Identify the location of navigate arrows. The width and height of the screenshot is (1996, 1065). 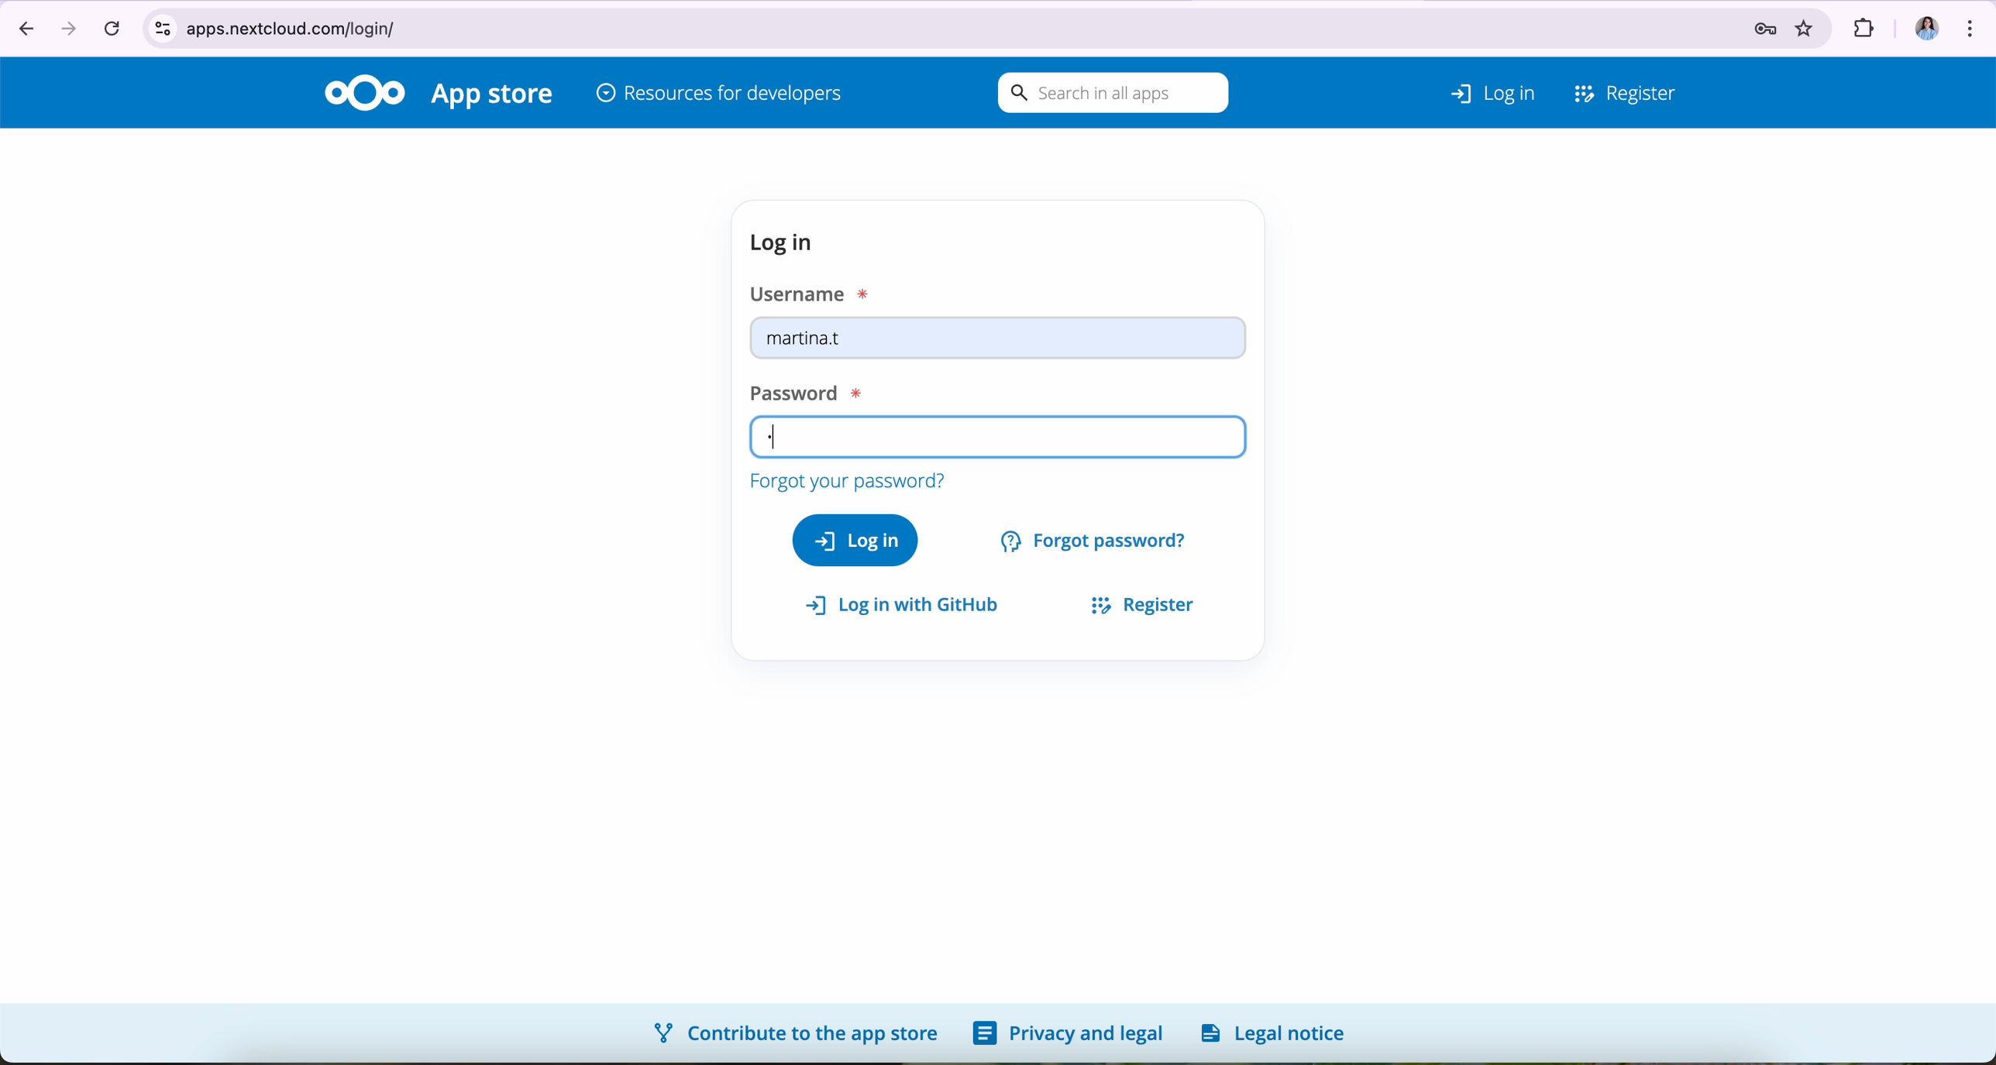
(43, 26).